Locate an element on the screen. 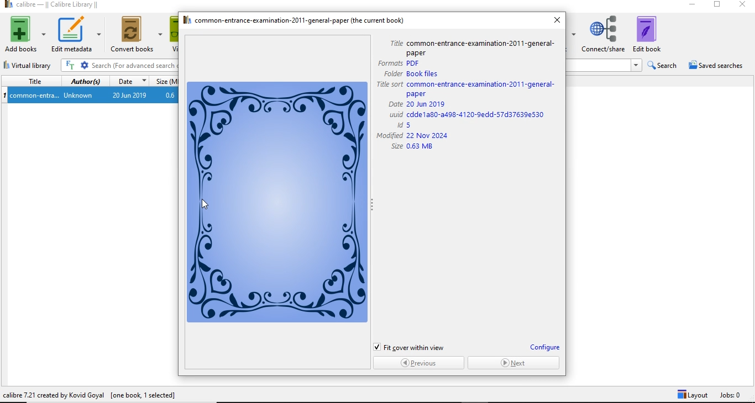 The height and width of the screenshot is (403, 755). 0.6 is located at coordinates (172, 96).